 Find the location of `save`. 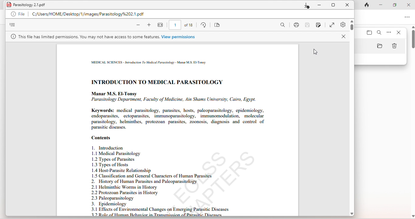

save is located at coordinates (308, 25).